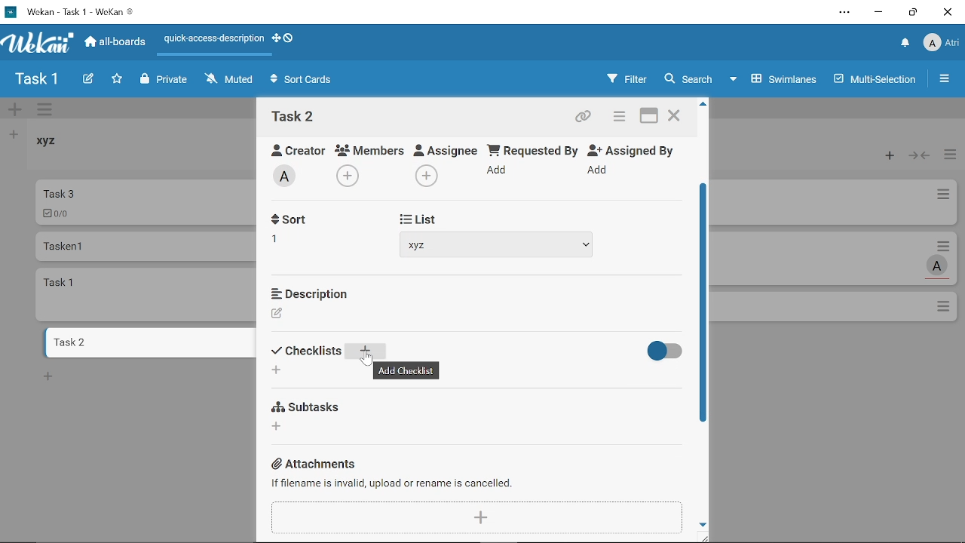 The height and width of the screenshot is (543, 965). I want to click on Click here to star this board, so click(117, 80).